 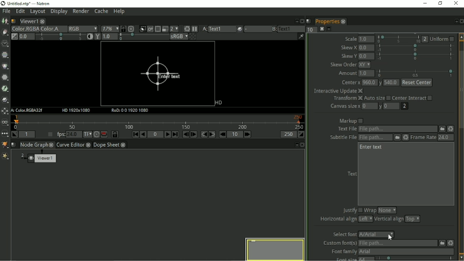 I want to click on Display, so click(x=59, y=12).